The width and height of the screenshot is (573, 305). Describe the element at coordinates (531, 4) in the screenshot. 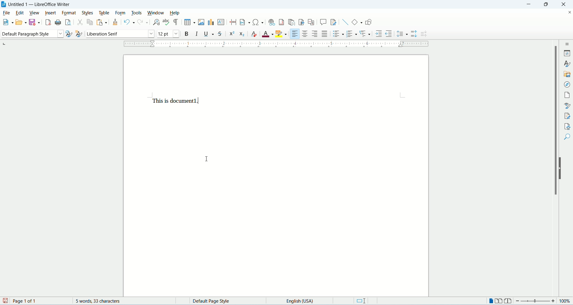

I see `minimize` at that location.